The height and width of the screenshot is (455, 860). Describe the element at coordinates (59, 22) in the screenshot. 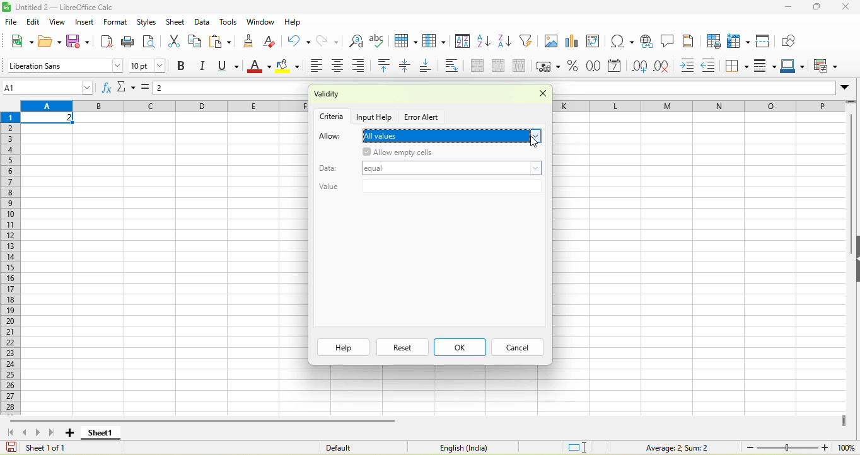

I see `view` at that location.